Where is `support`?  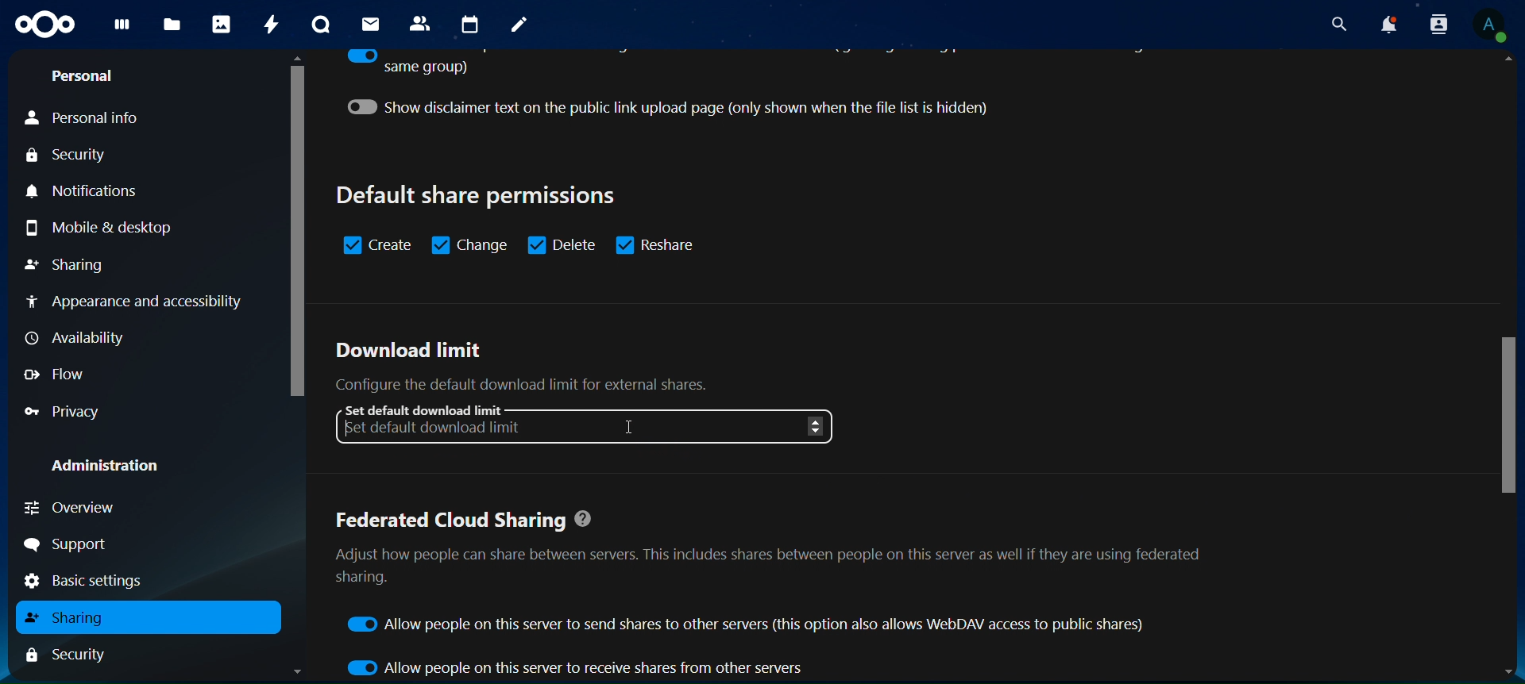
support is located at coordinates (72, 545).